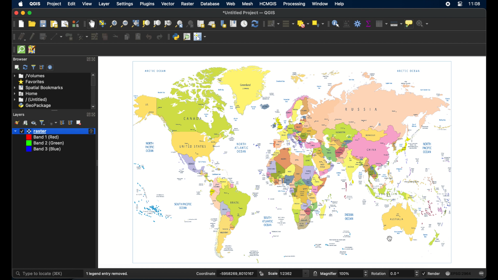 Image resolution: width=498 pixels, height=280 pixels. Describe the element at coordinates (365, 274) in the screenshot. I see `Increase or decrease` at that location.